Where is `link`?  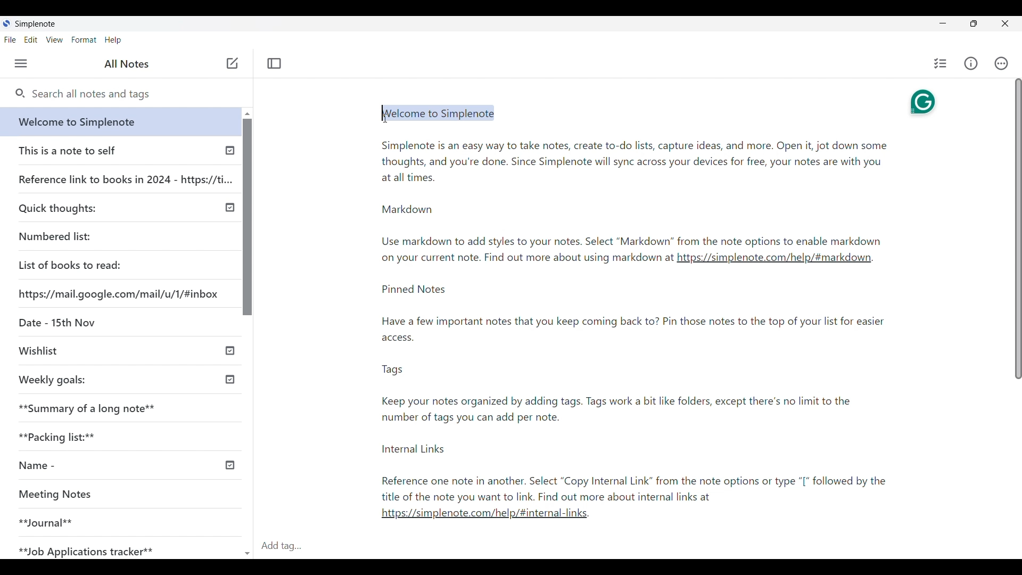
link is located at coordinates (489, 516).